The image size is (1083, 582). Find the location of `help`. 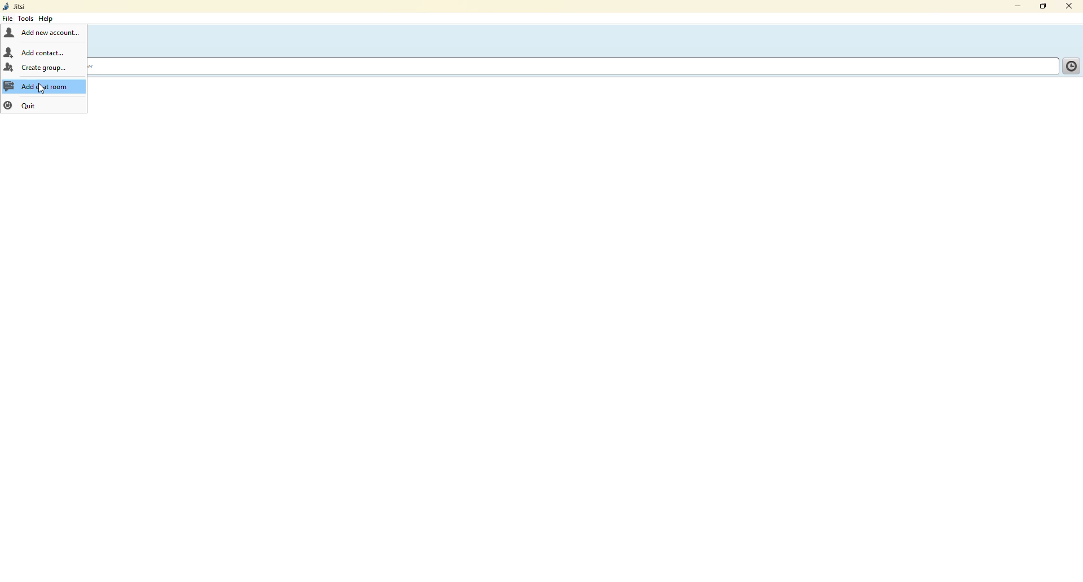

help is located at coordinates (46, 18).